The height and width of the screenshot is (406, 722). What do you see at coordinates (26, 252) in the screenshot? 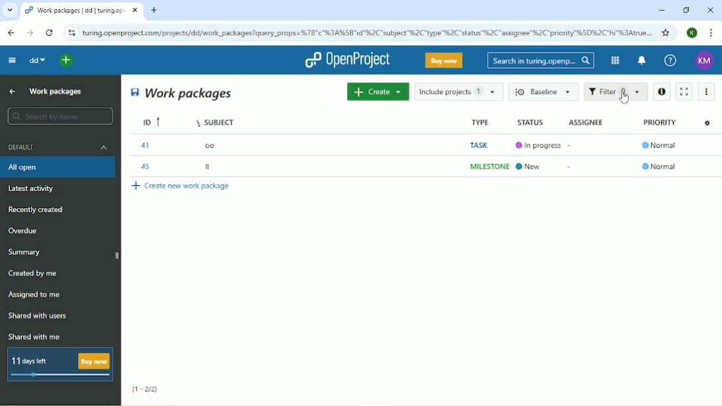
I see `Summary` at bounding box center [26, 252].